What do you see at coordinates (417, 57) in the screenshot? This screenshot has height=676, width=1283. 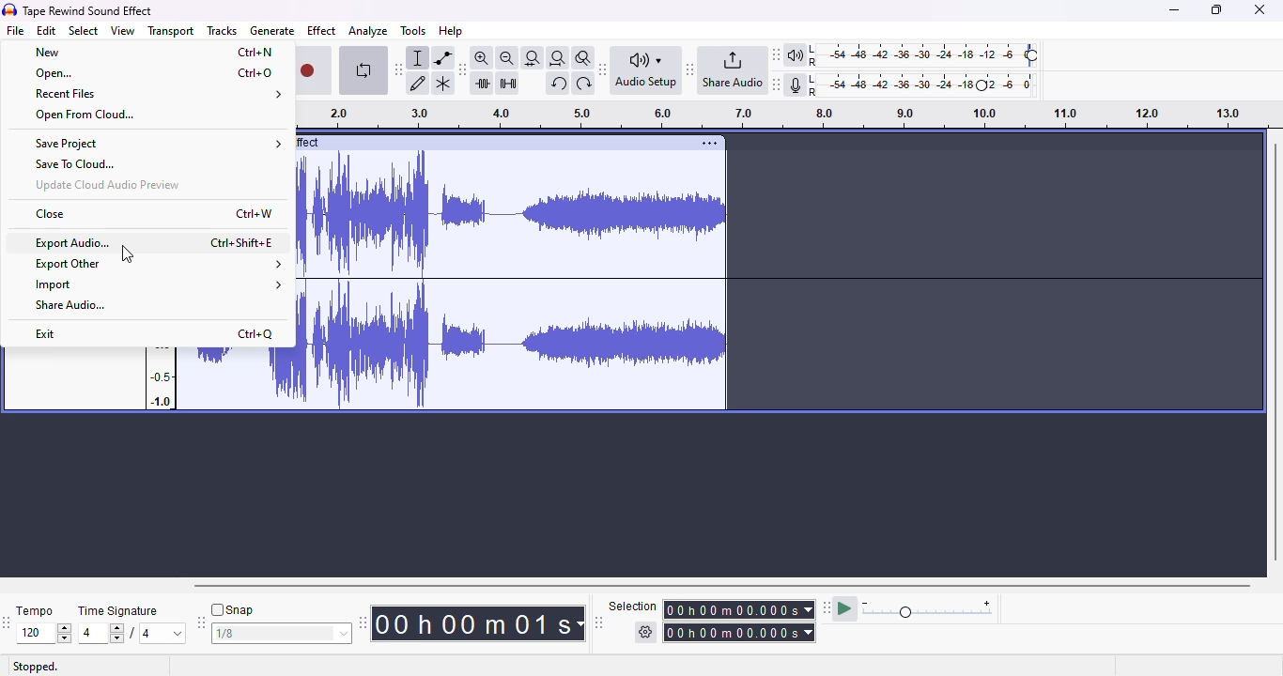 I see `selection tool` at bounding box center [417, 57].